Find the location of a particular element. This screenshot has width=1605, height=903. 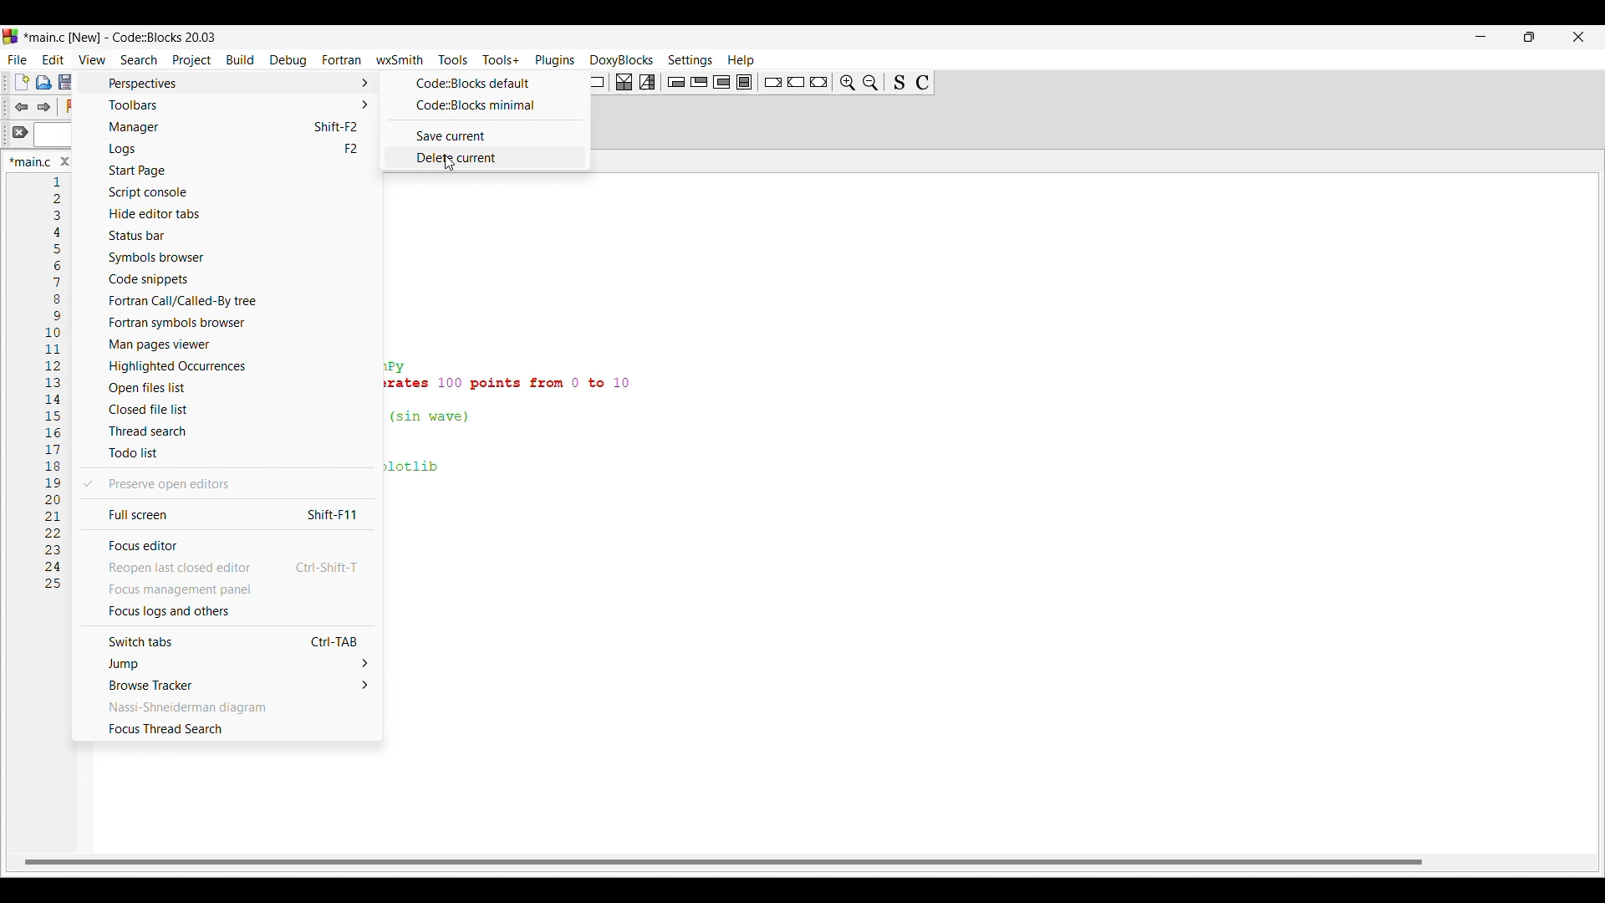

wxSmith menu is located at coordinates (400, 59).